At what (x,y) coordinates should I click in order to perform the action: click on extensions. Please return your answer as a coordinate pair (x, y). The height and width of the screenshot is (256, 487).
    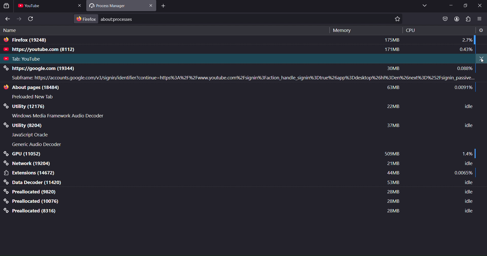
    Looking at the image, I should click on (30, 173).